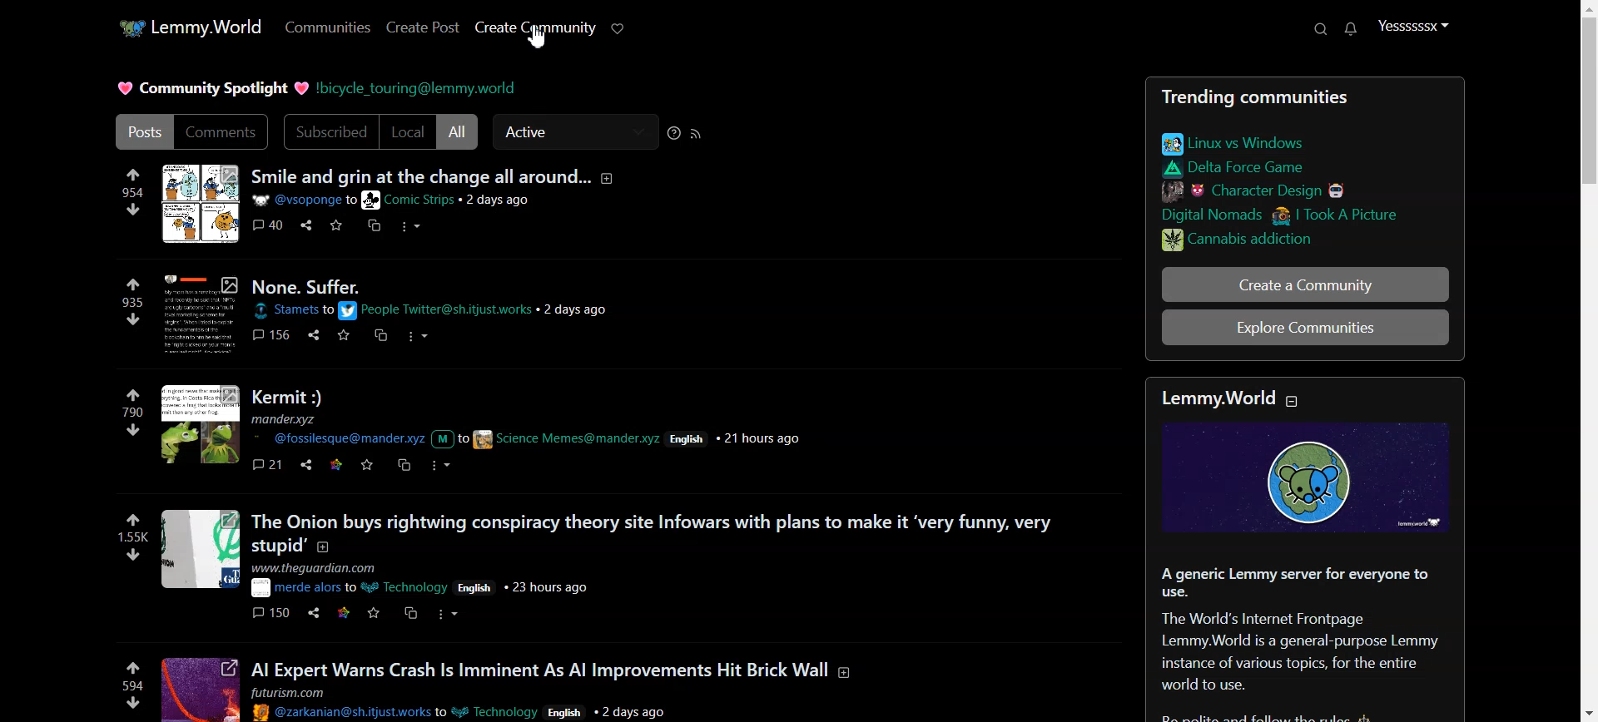  What do you see at coordinates (380, 336) in the screenshot?
I see `cross share` at bounding box center [380, 336].